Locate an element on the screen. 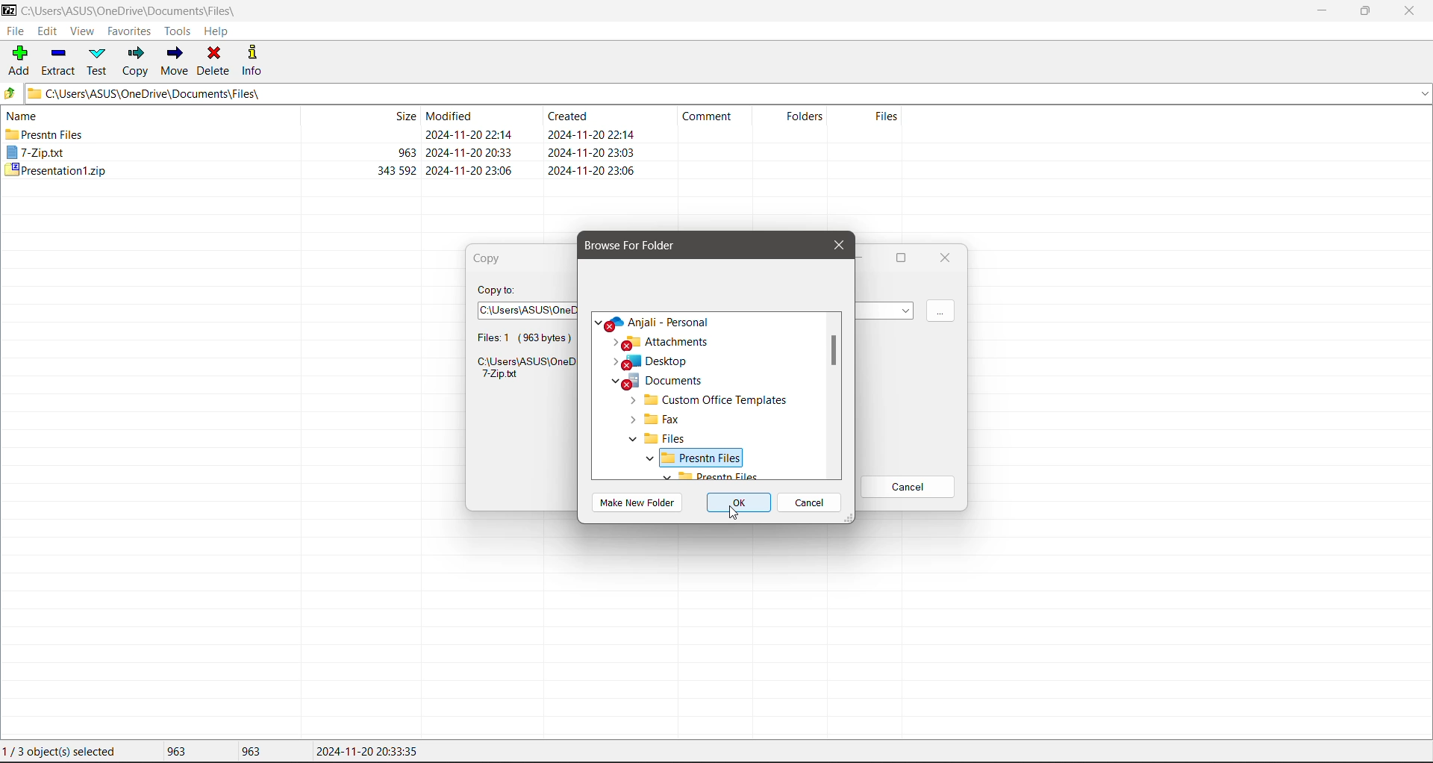 The image size is (1433, 763). Files is located at coordinates (870, 124).